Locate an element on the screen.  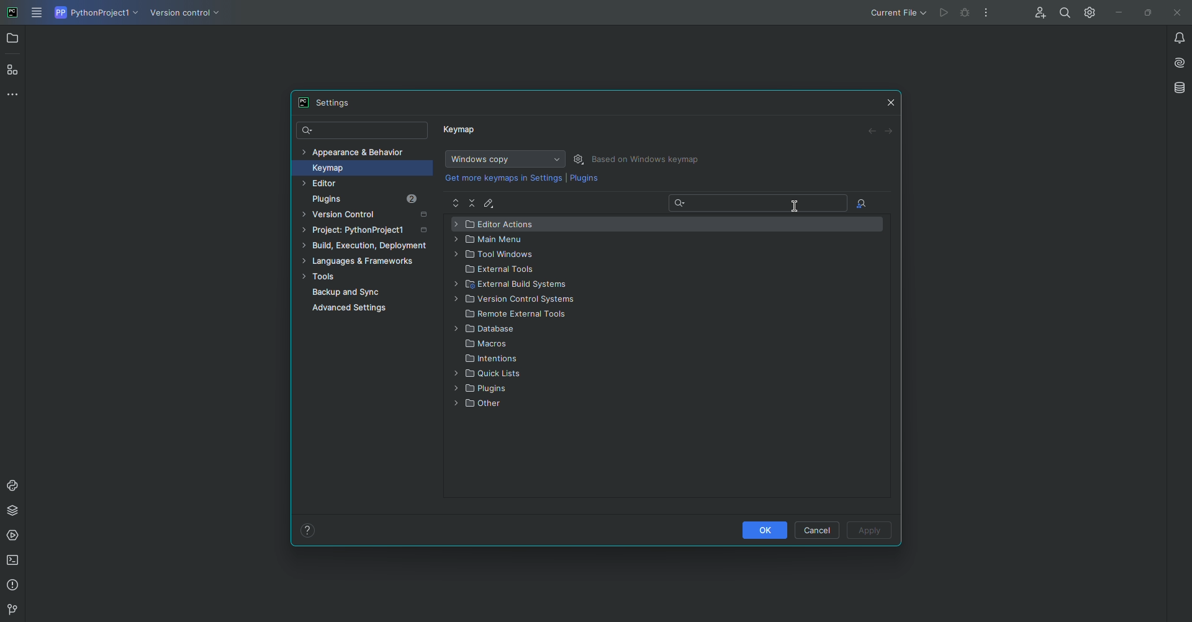
Languages and Framework is located at coordinates (363, 262).